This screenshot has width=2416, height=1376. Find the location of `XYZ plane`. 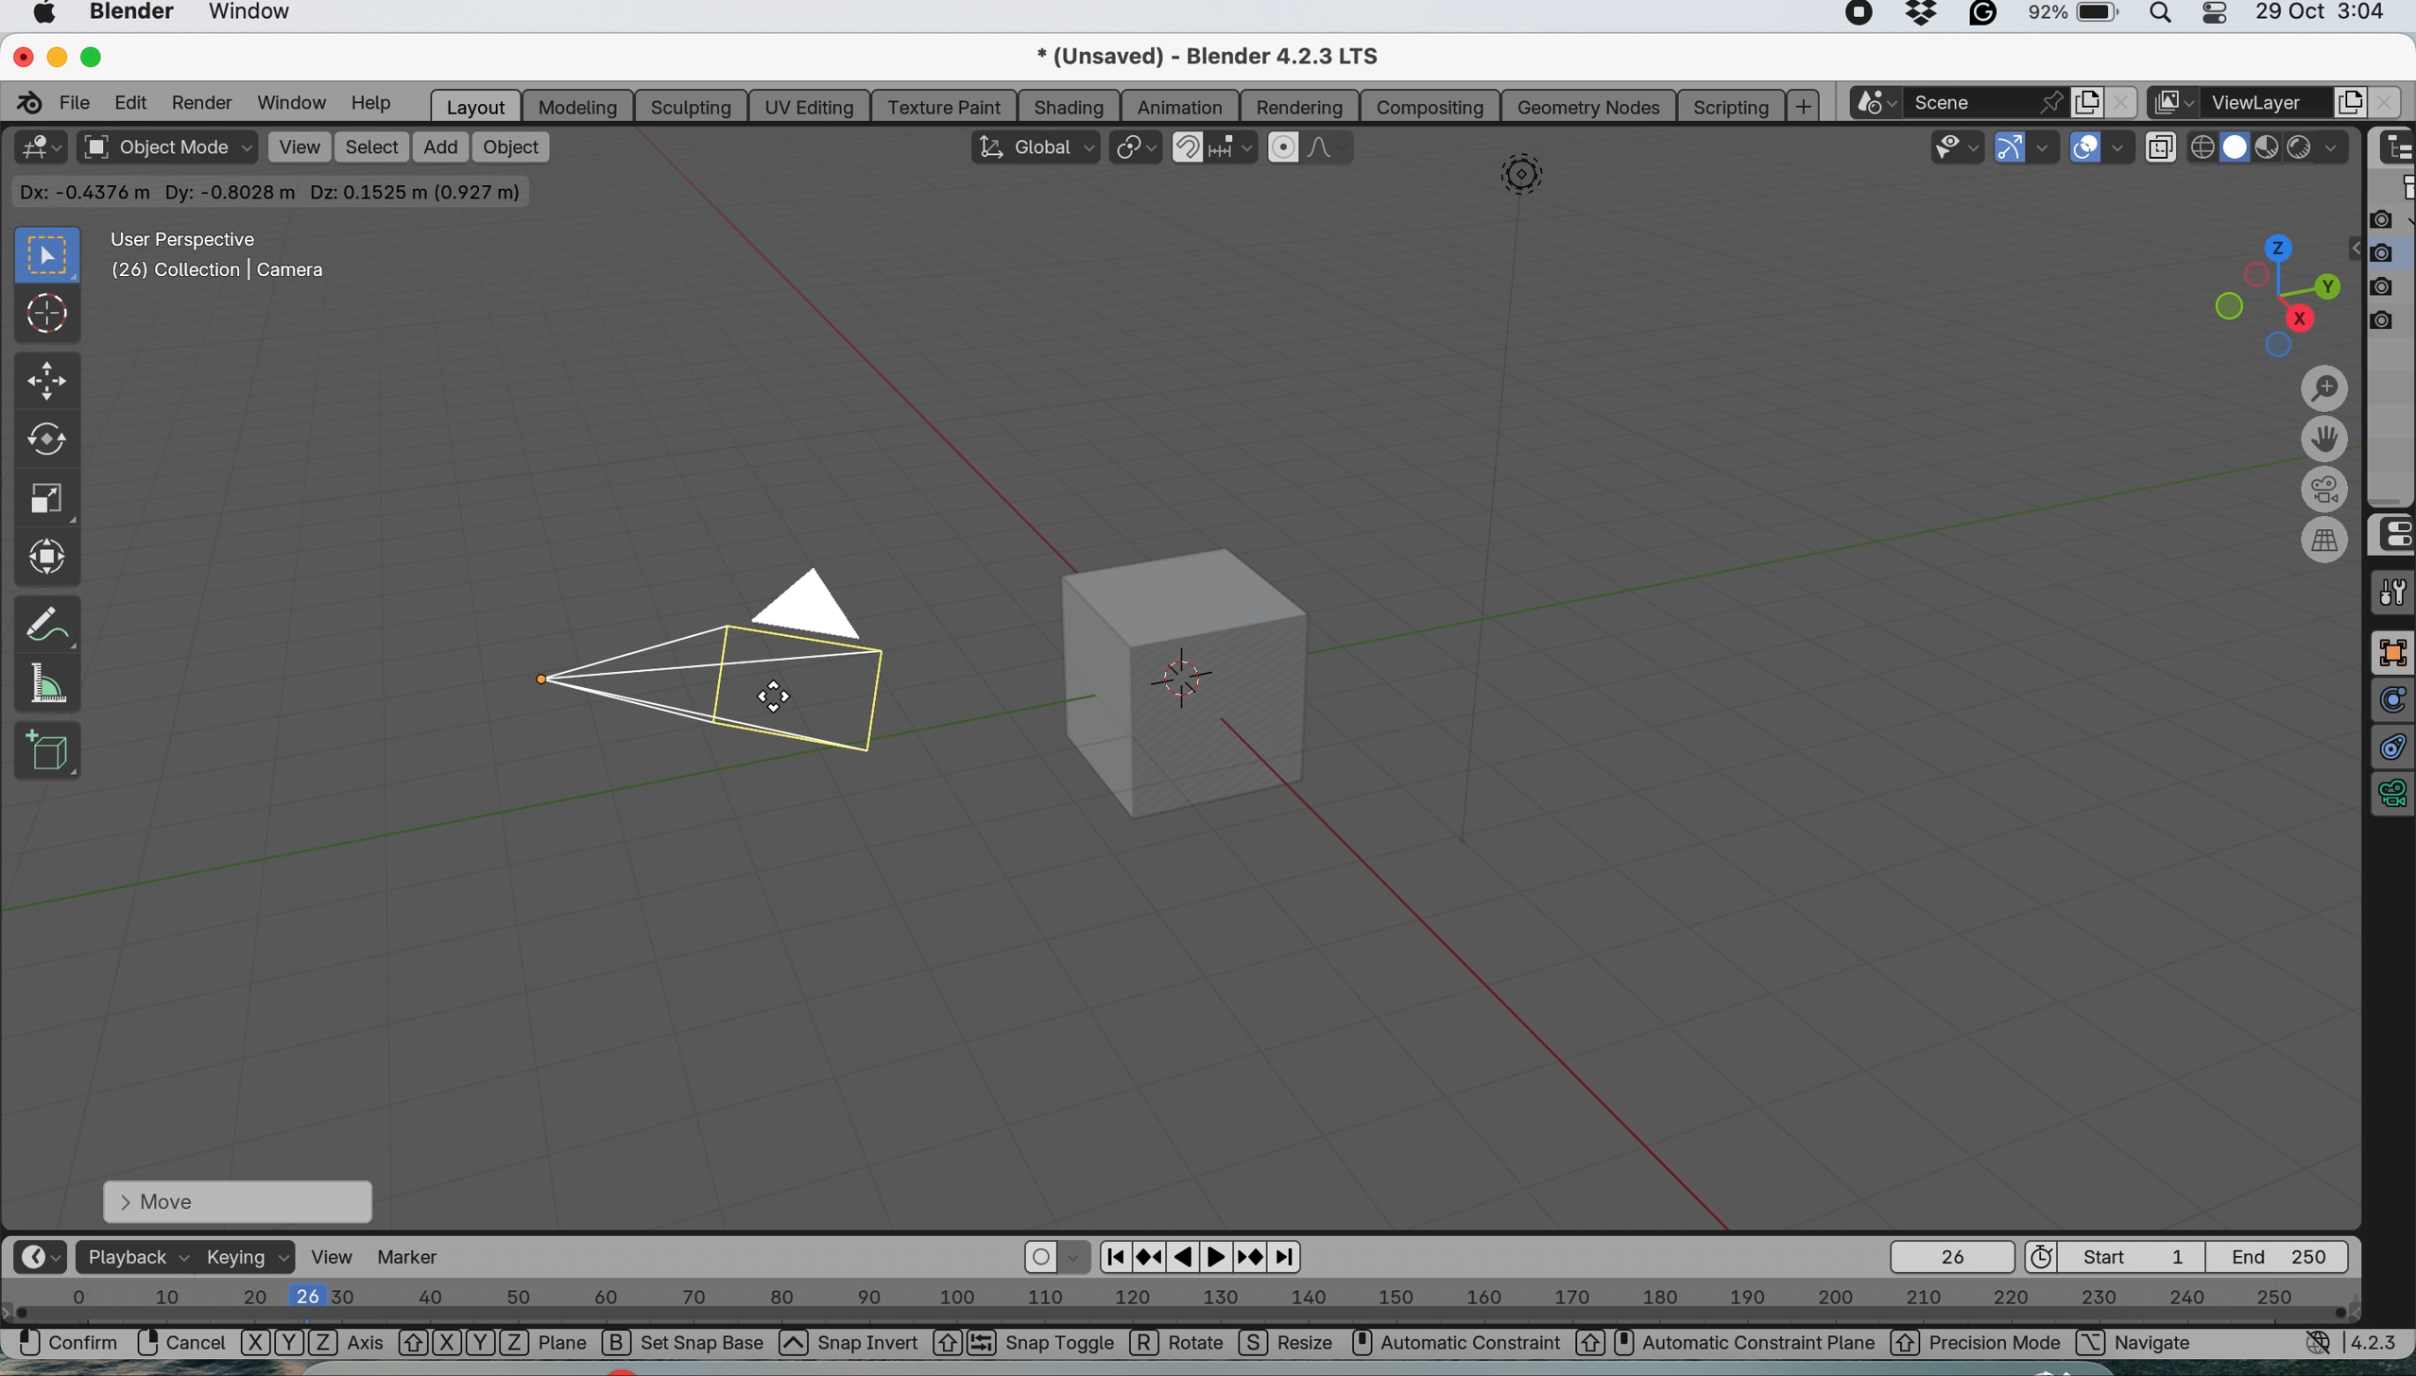

XYZ plane is located at coordinates (493, 1345).